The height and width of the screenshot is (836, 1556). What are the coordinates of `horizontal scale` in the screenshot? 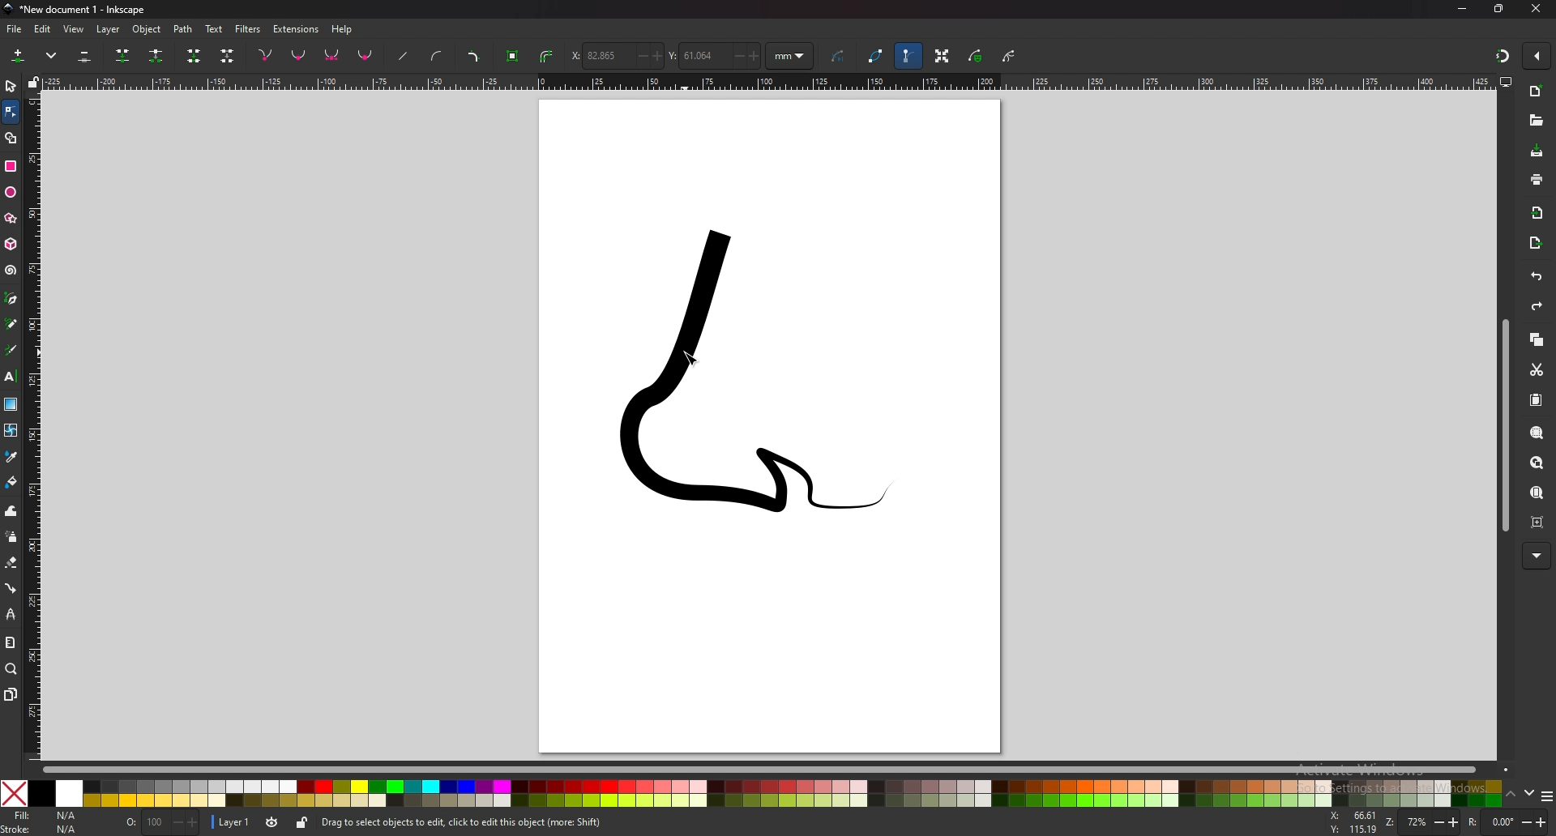 It's located at (767, 83).